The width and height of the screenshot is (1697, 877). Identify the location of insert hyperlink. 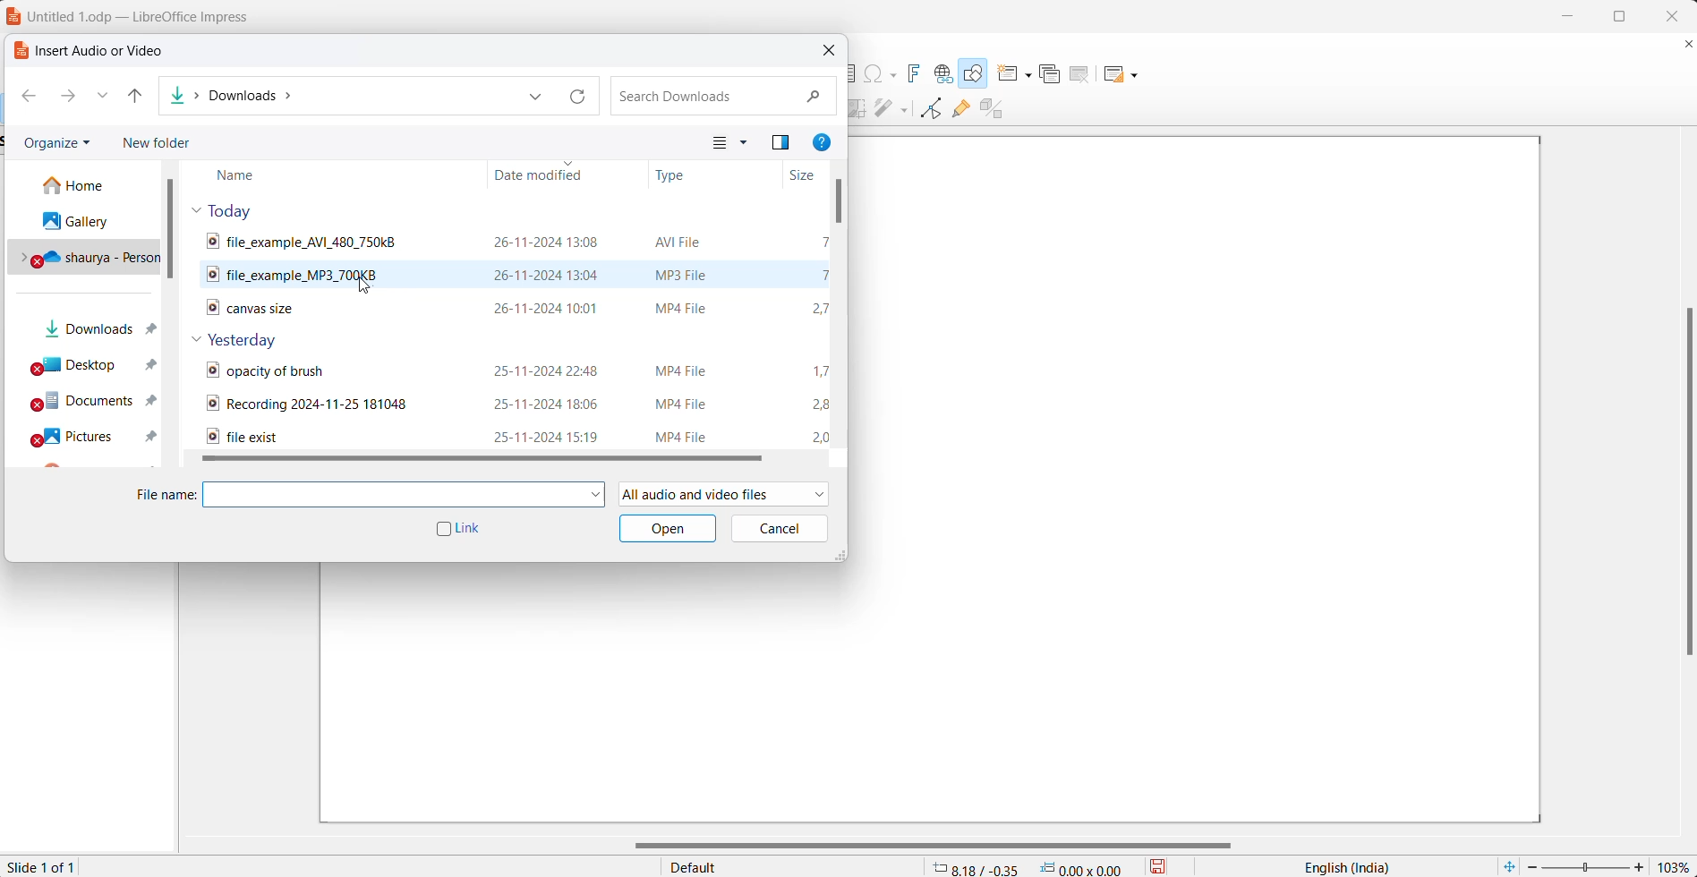
(944, 72).